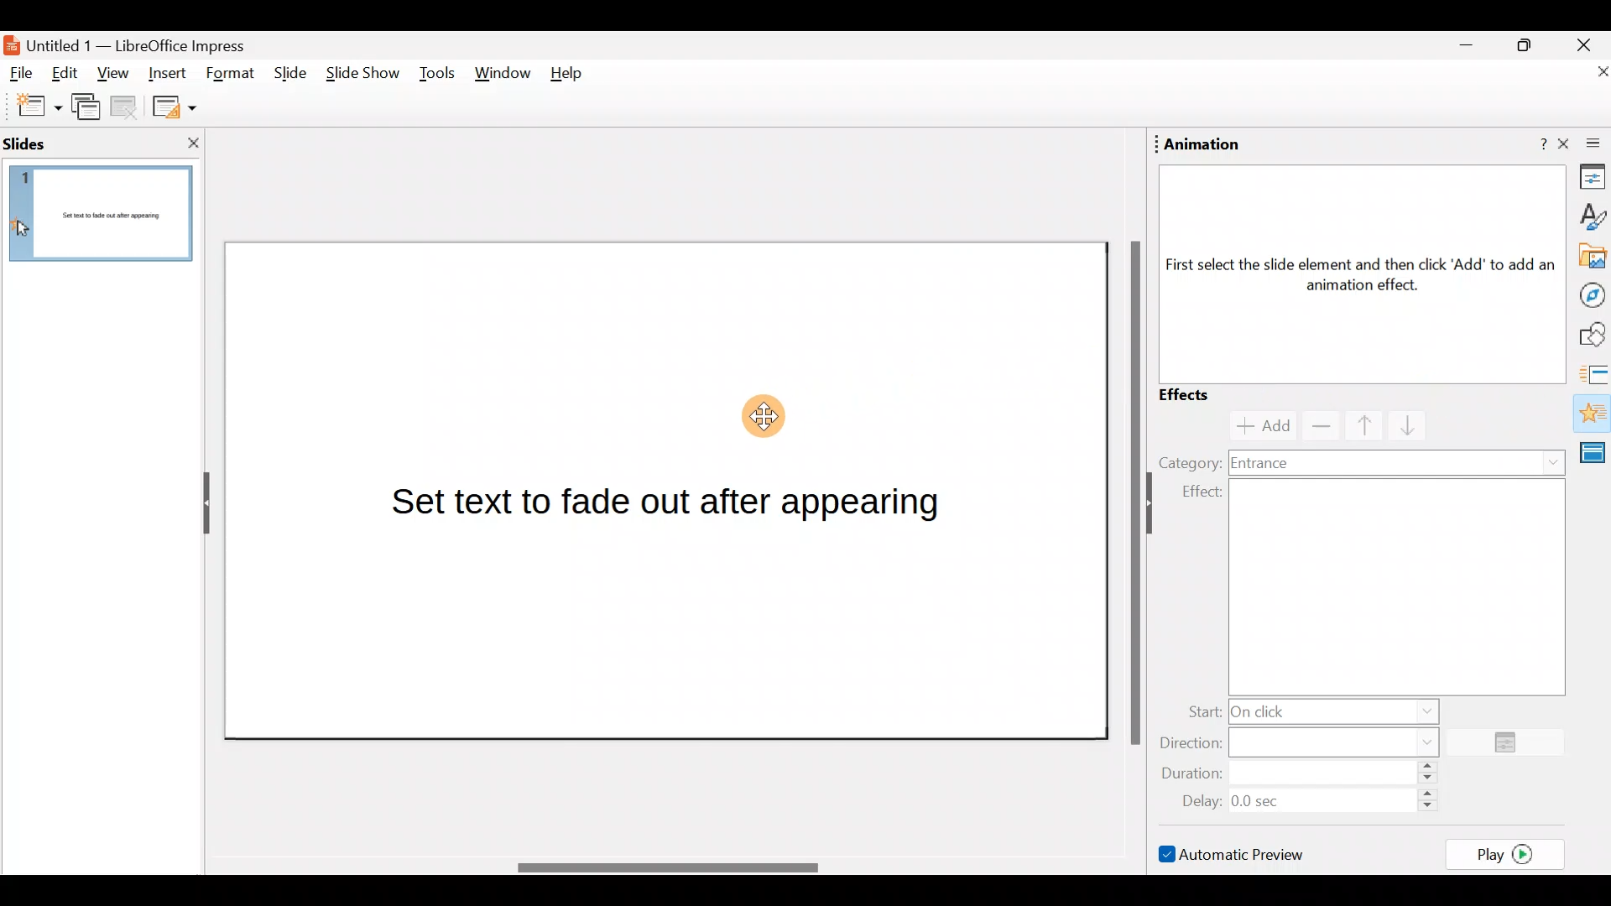  Describe the element at coordinates (1310, 741) in the screenshot. I see `Direction` at that location.